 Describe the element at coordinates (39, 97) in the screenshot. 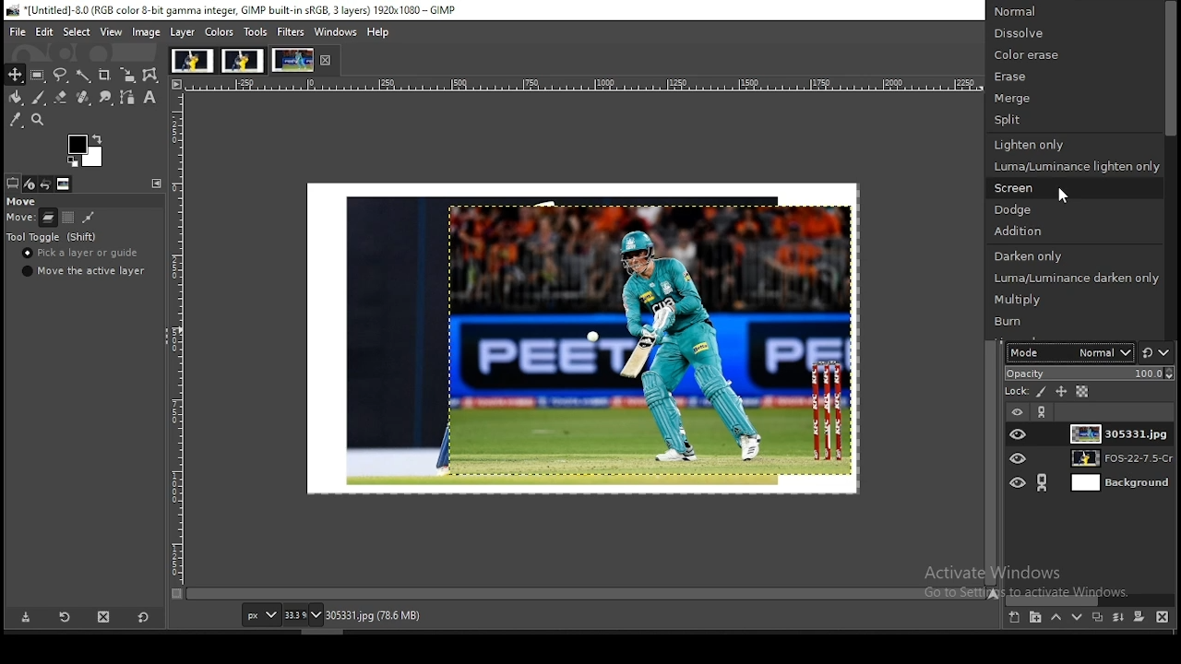

I see ` paint brushtool` at that location.